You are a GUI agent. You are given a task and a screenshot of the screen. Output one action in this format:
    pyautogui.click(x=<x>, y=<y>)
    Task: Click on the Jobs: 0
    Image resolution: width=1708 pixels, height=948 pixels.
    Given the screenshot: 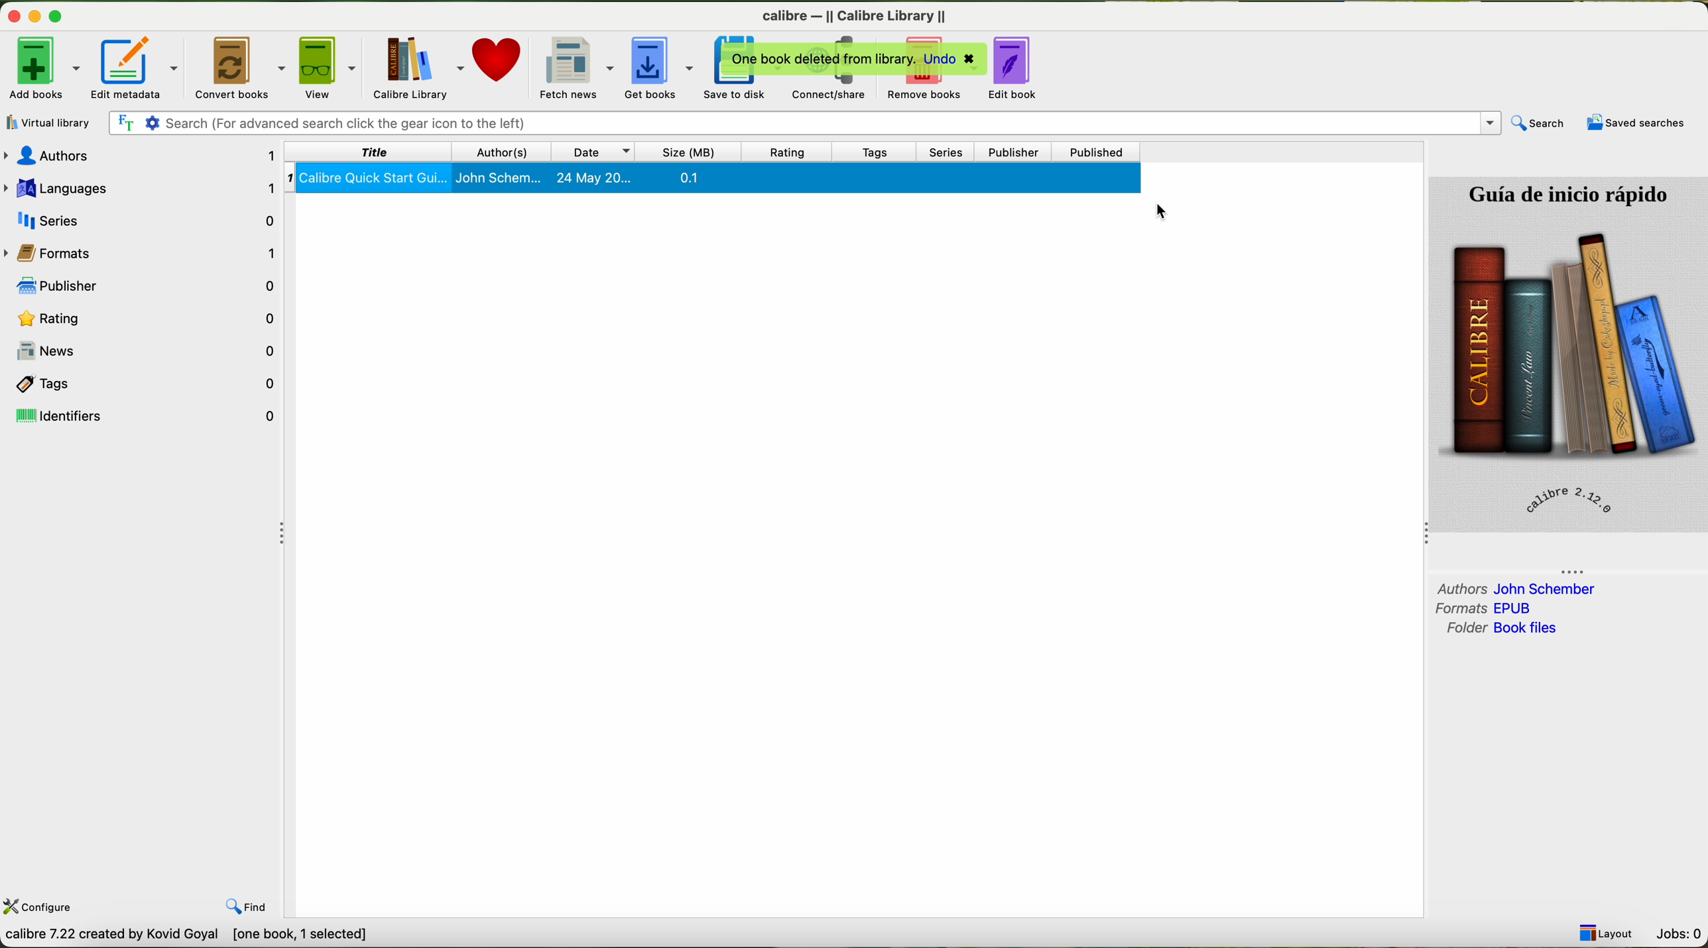 What is the action you would take?
    pyautogui.click(x=1681, y=934)
    